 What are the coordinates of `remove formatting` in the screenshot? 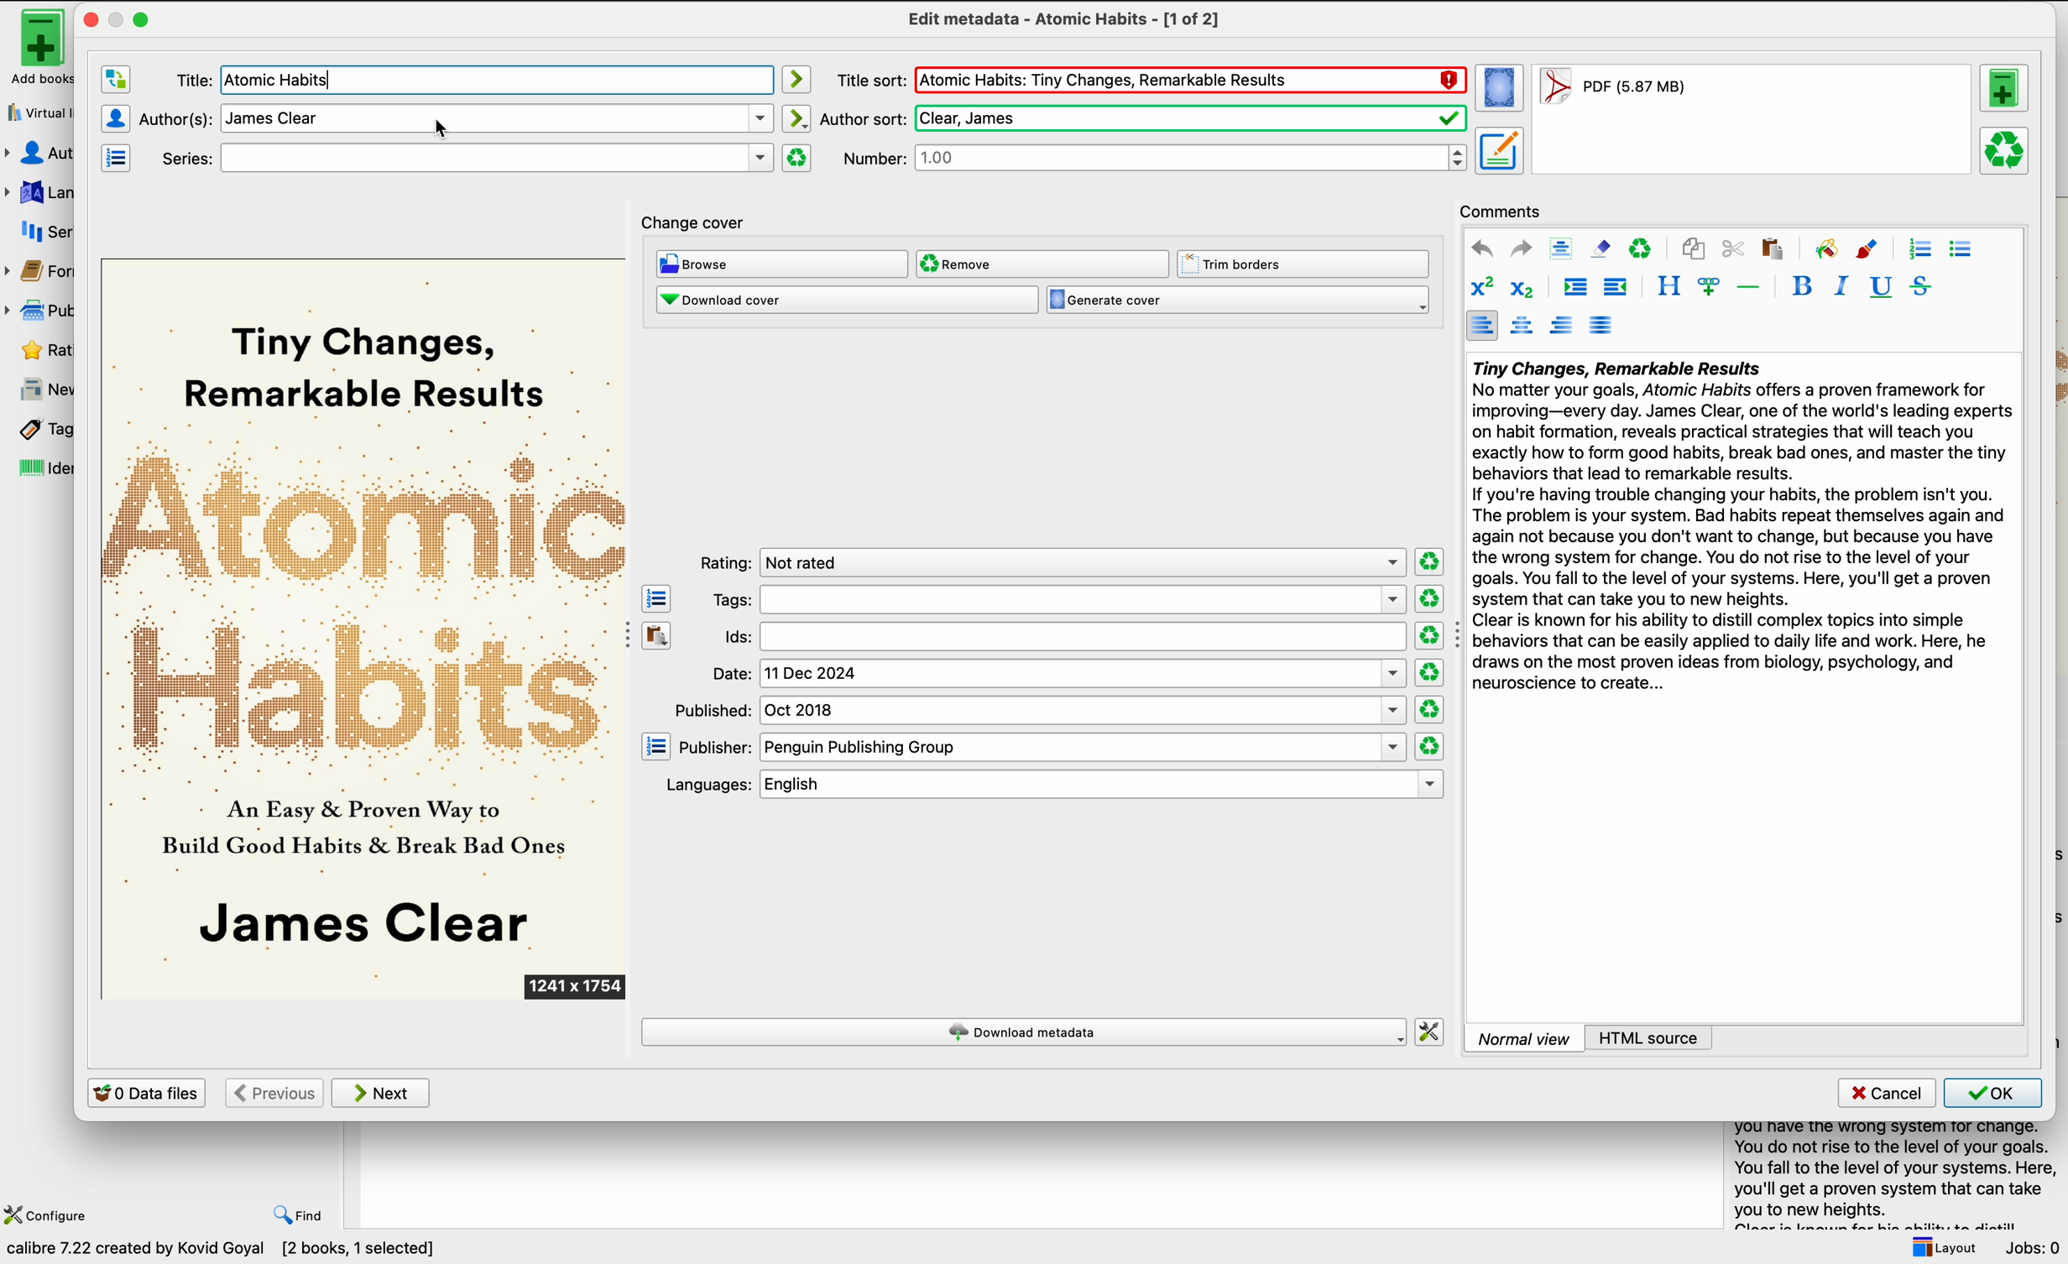 It's located at (1601, 248).